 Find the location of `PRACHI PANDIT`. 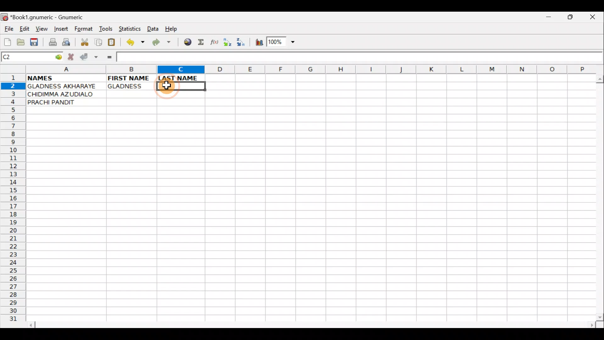

PRACHI PANDIT is located at coordinates (62, 102).